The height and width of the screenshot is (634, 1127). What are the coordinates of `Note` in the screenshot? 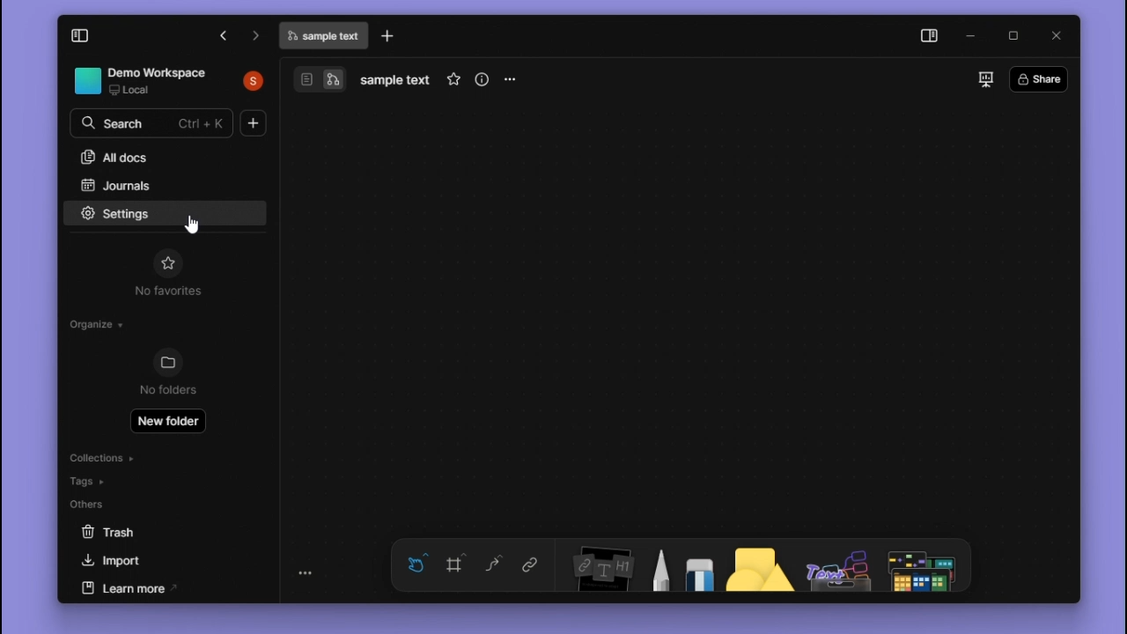 It's located at (596, 565).